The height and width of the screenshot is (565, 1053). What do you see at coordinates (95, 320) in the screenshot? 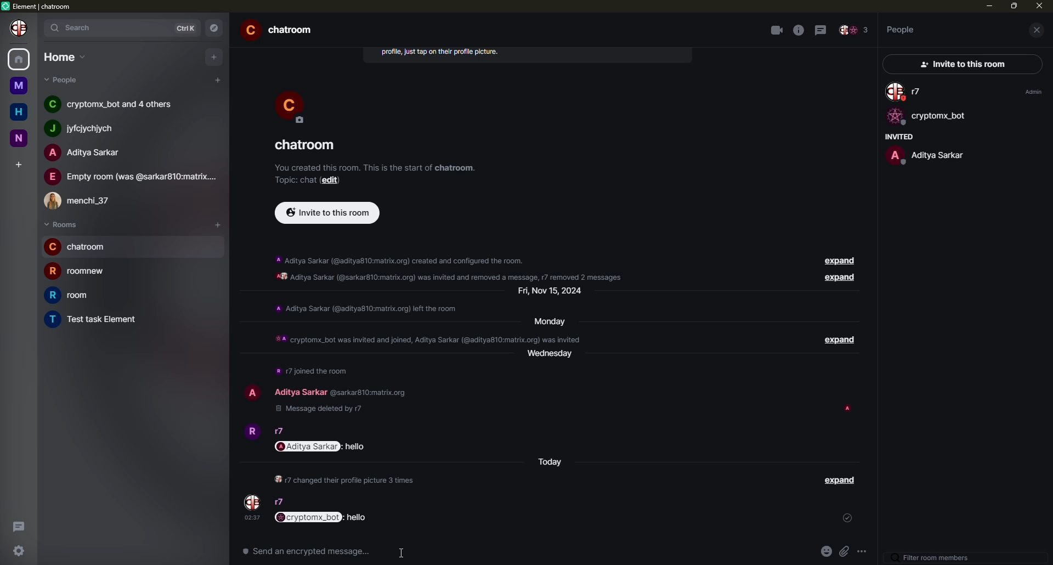
I see `room` at bounding box center [95, 320].